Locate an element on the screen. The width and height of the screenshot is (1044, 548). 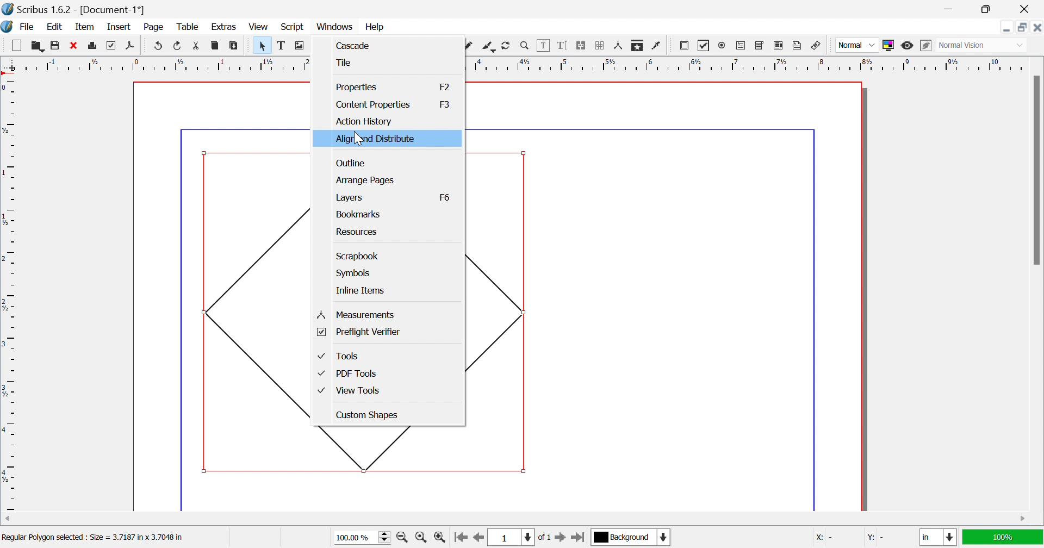
Inline items is located at coordinates (362, 290).